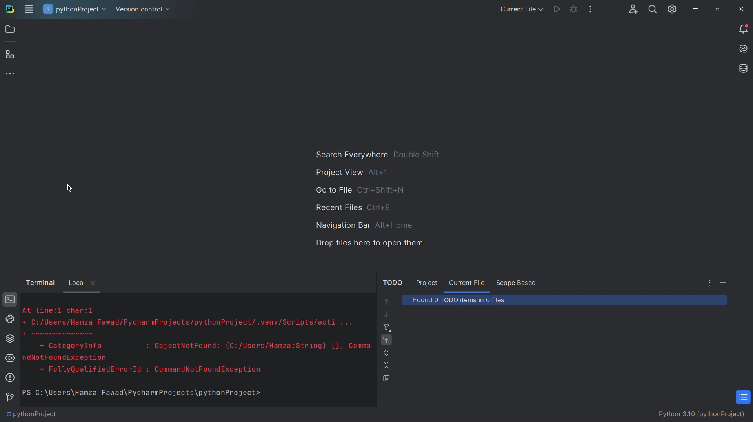  I want to click on Version Control, so click(9, 397).